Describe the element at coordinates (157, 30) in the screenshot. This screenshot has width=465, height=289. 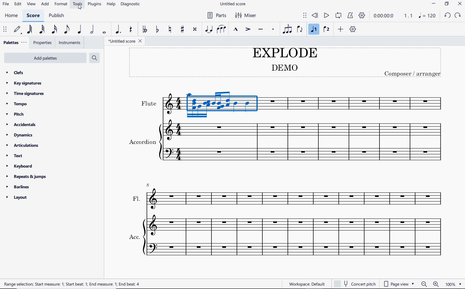
I see `toggle flat` at that location.